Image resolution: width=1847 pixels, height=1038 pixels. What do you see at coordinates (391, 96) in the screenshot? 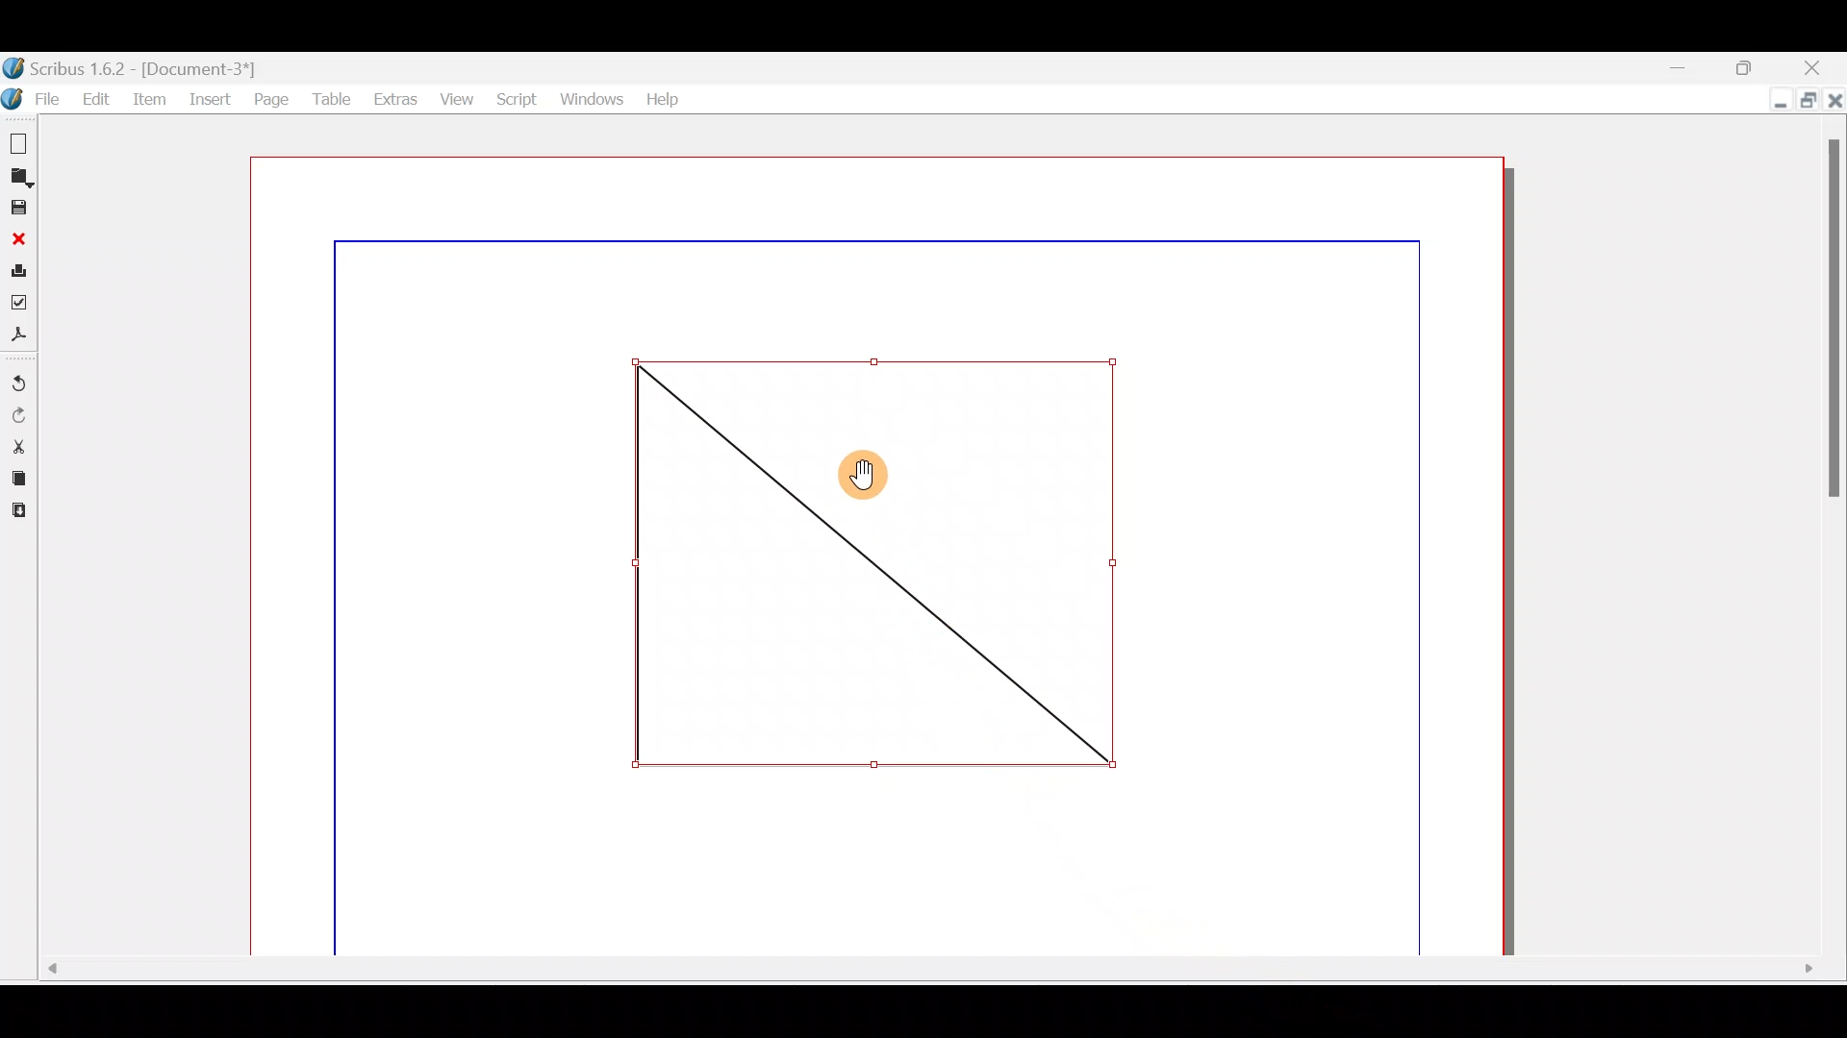
I see `Extras` at bounding box center [391, 96].